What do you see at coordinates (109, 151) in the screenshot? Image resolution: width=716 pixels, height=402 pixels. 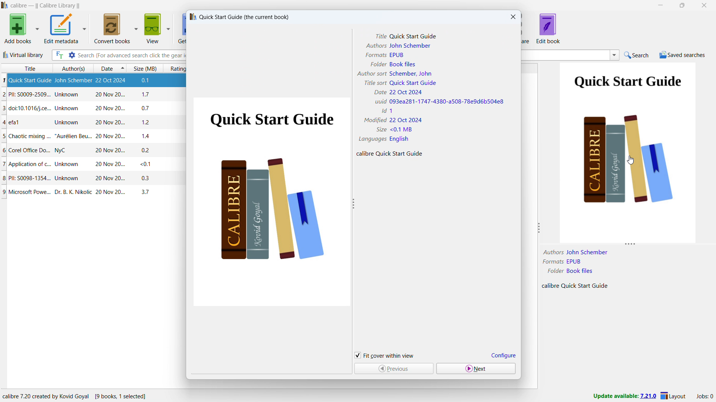 I see `20 Nov 20..` at bounding box center [109, 151].